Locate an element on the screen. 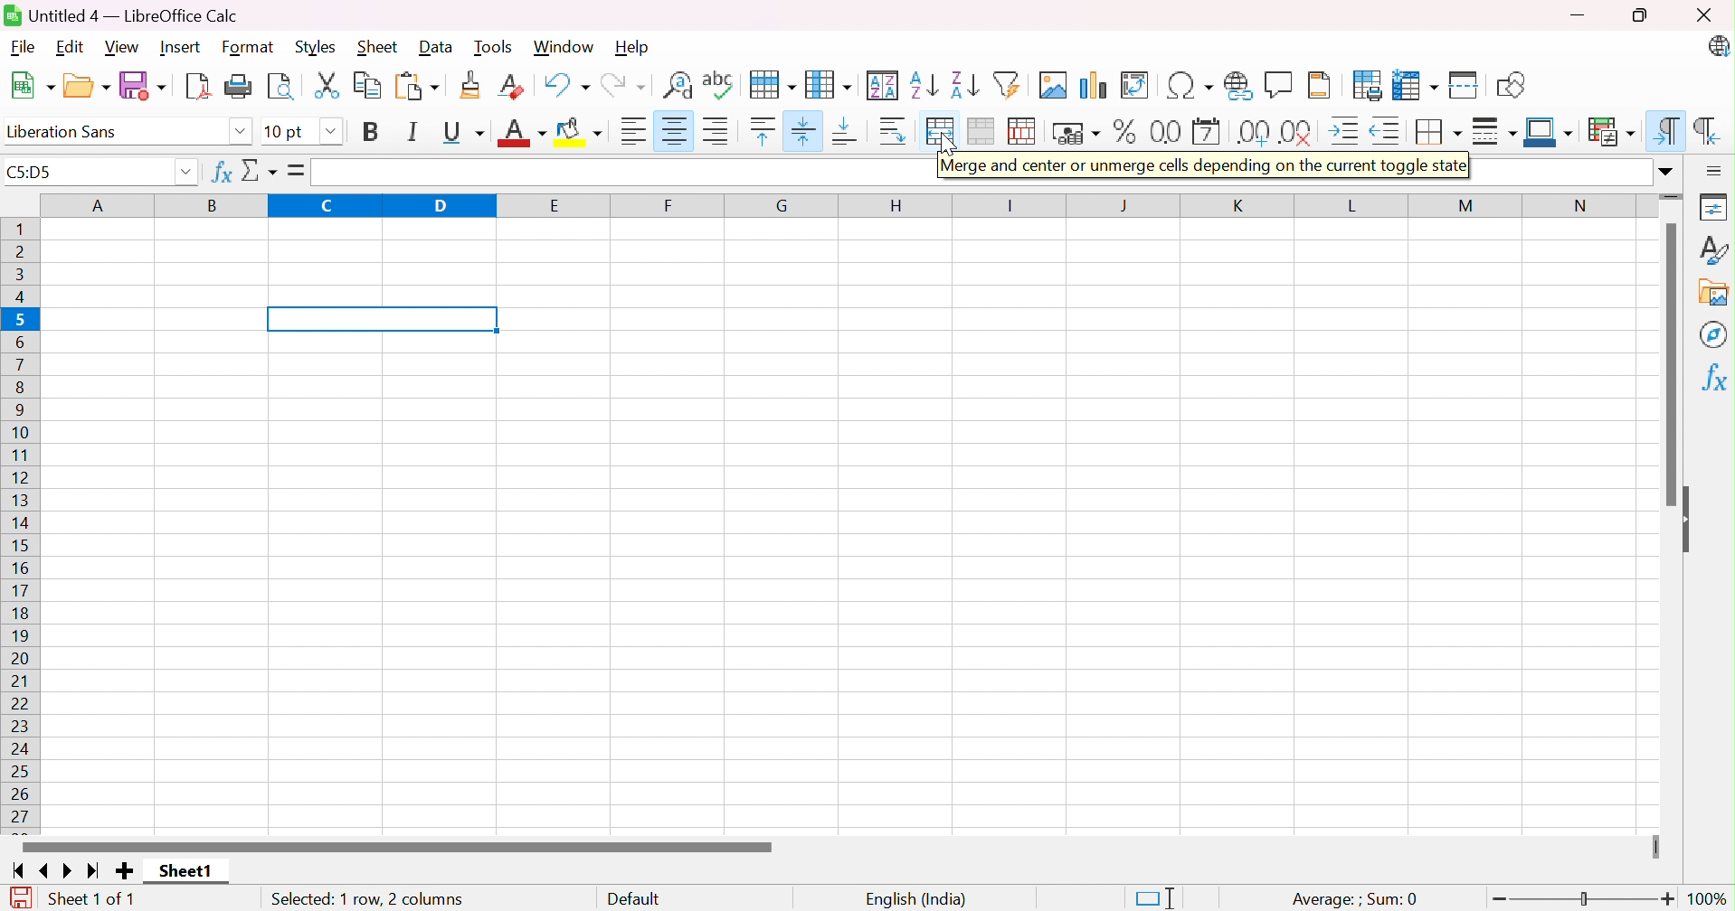  File is located at coordinates (21, 48).